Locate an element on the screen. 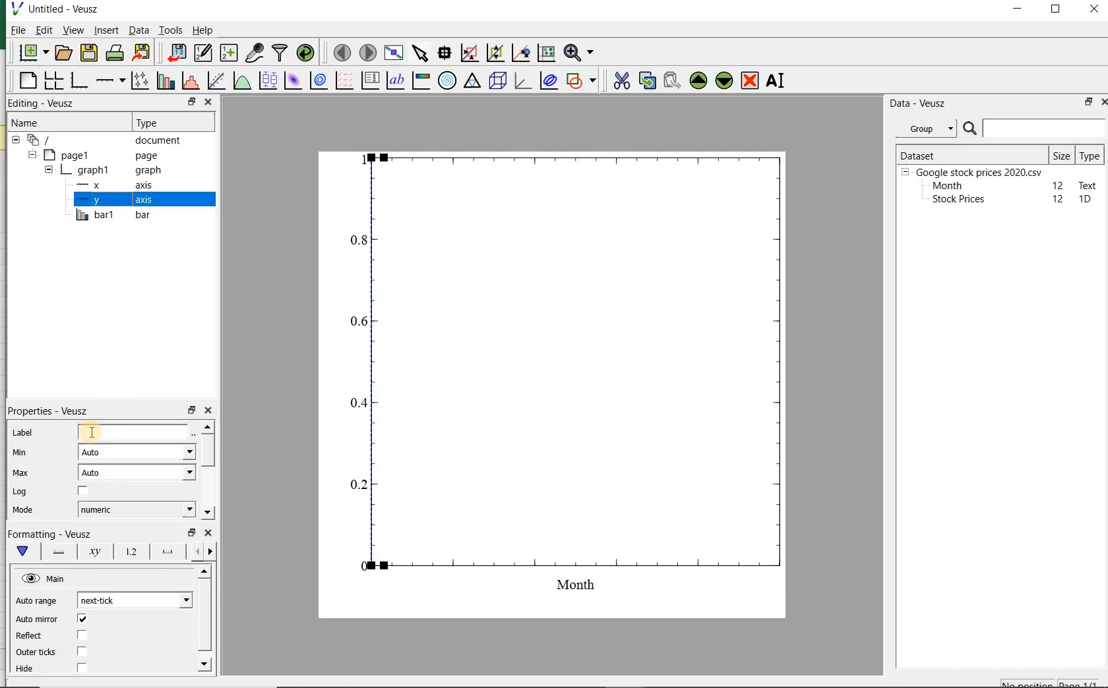 This screenshot has width=1108, height=688. create new datasets is located at coordinates (229, 53).